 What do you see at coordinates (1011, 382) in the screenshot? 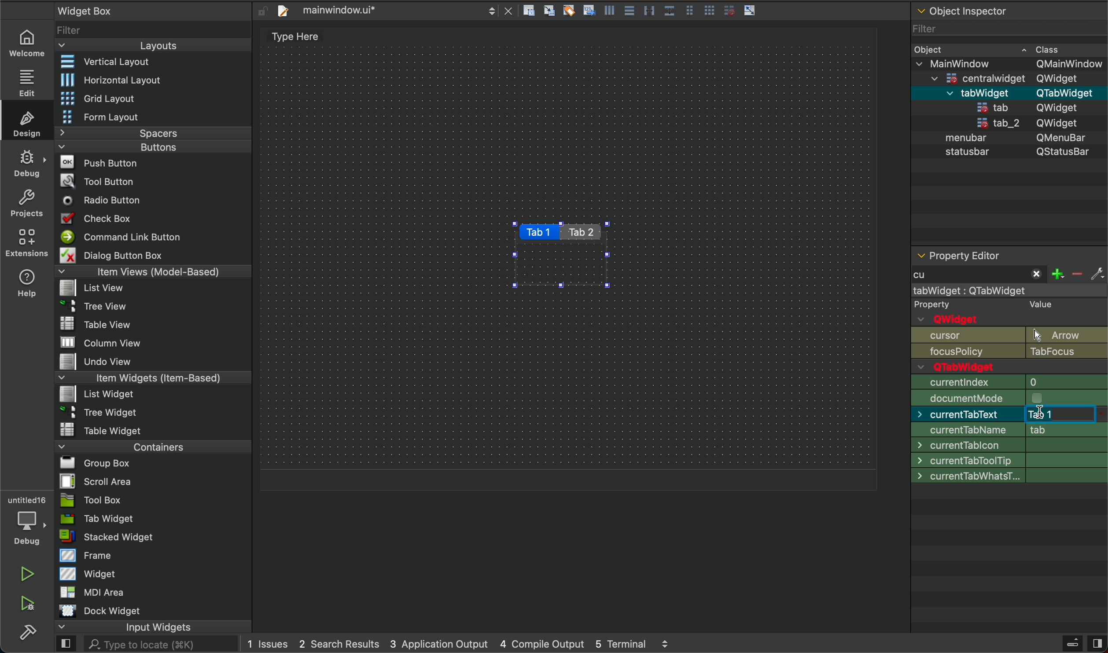
I see `geometry` at bounding box center [1011, 382].